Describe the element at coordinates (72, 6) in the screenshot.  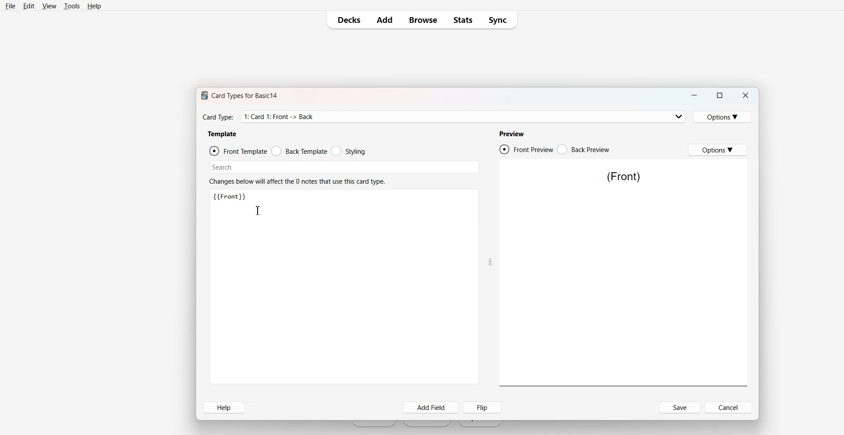
I see `Tools` at that location.